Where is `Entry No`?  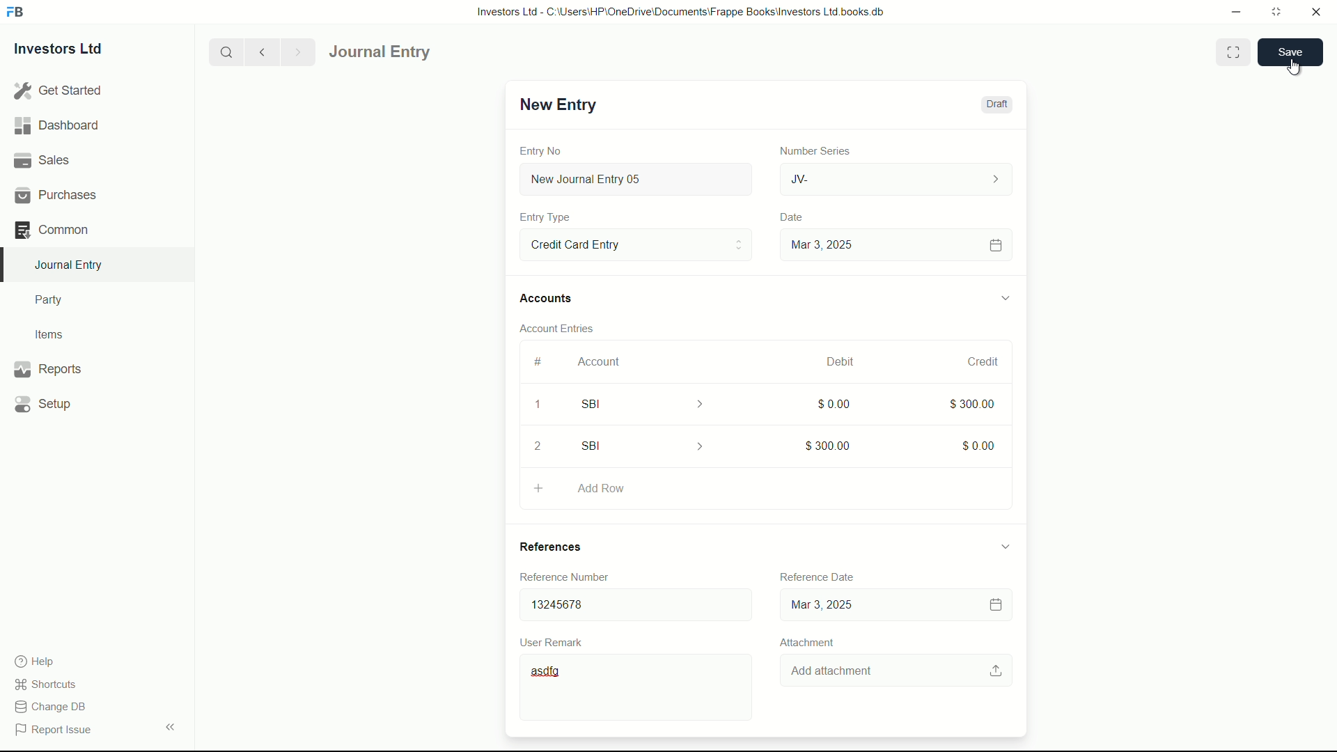 Entry No is located at coordinates (542, 149).